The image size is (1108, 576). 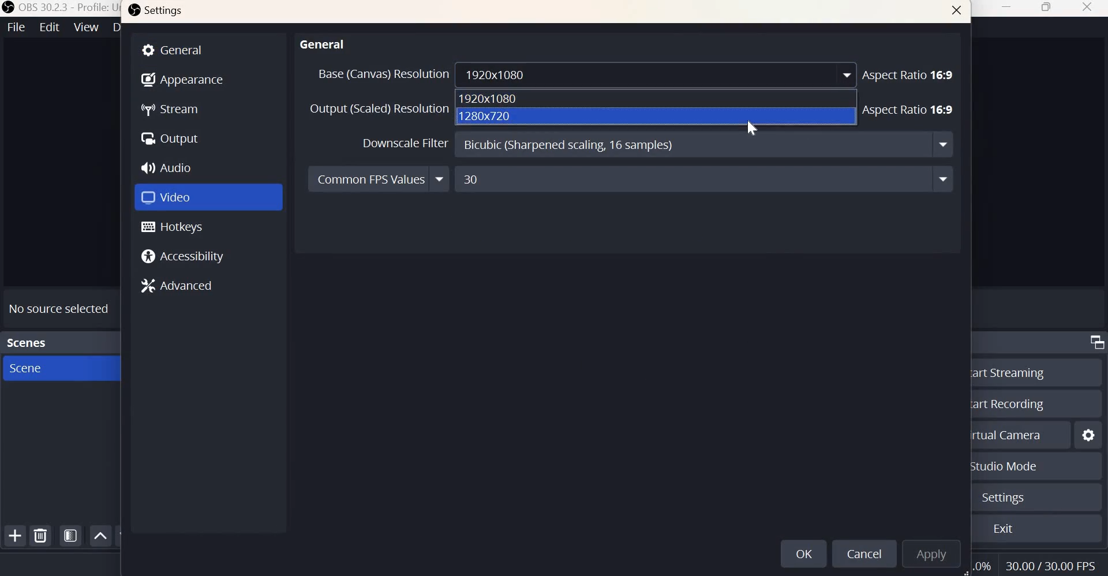 I want to click on Add scene, so click(x=16, y=537).